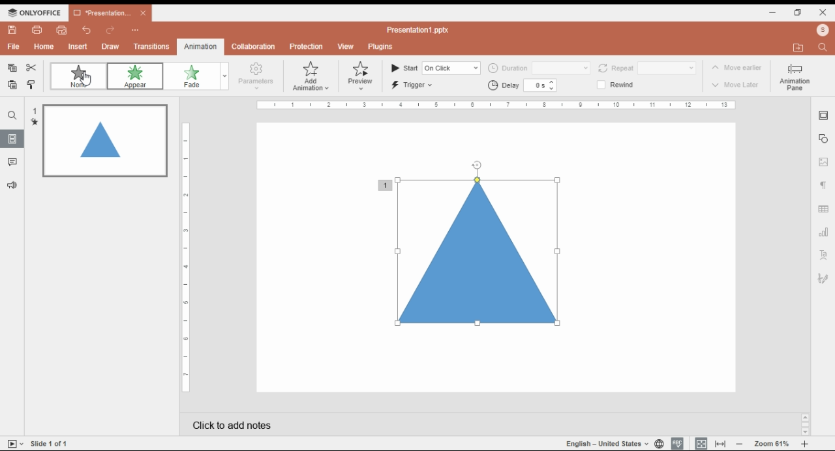 This screenshot has width=835, height=451. What do you see at coordinates (467, 250) in the screenshot?
I see `shape (animated)` at bounding box center [467, 250].